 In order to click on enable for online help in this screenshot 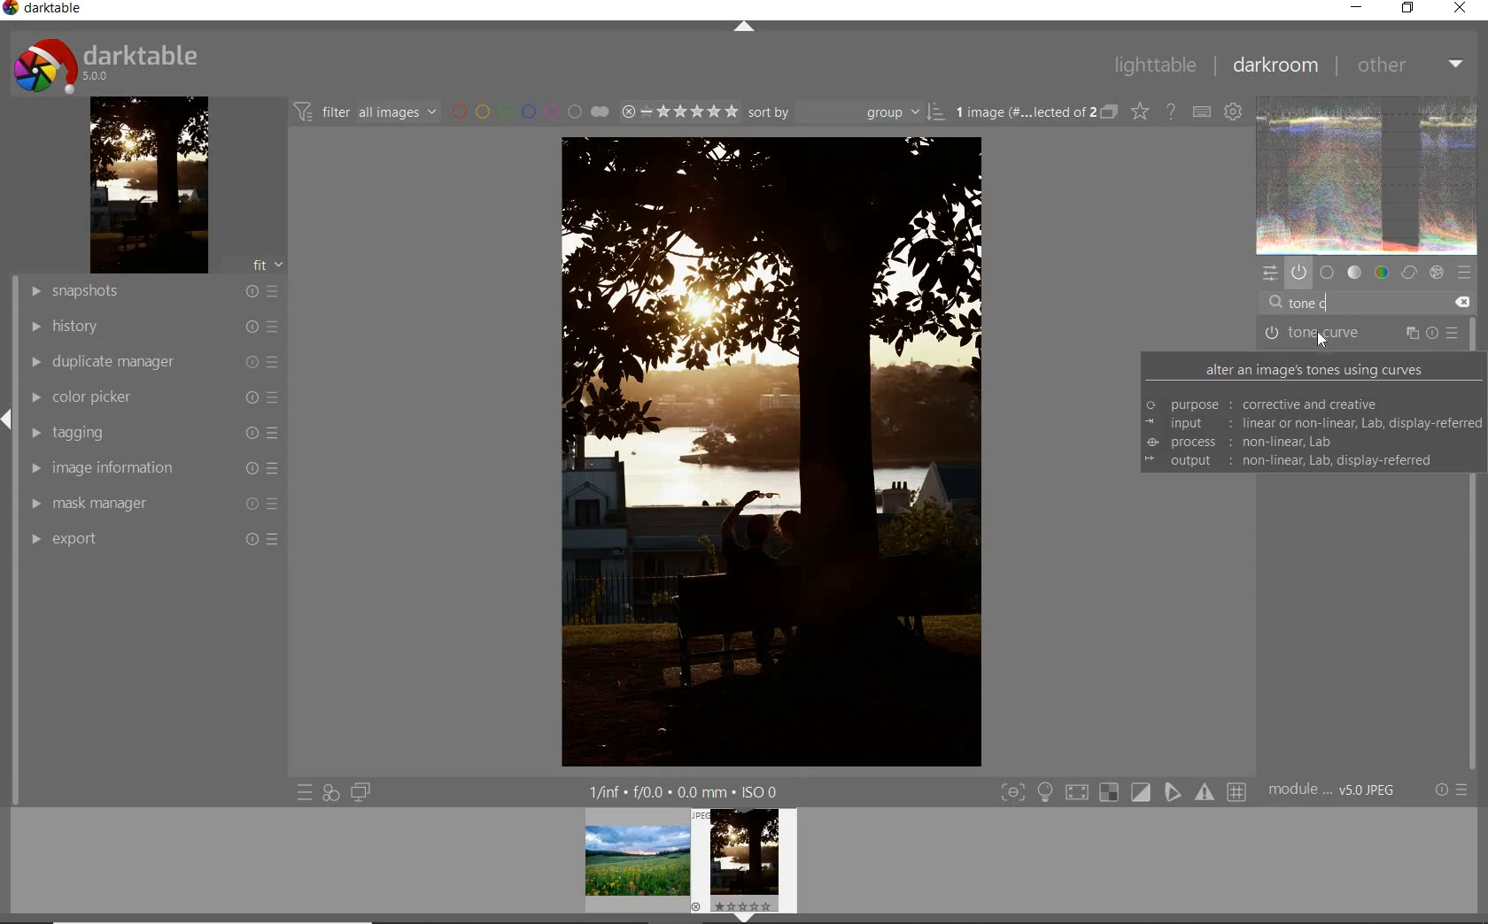, I will do `click(1174, 113)`.